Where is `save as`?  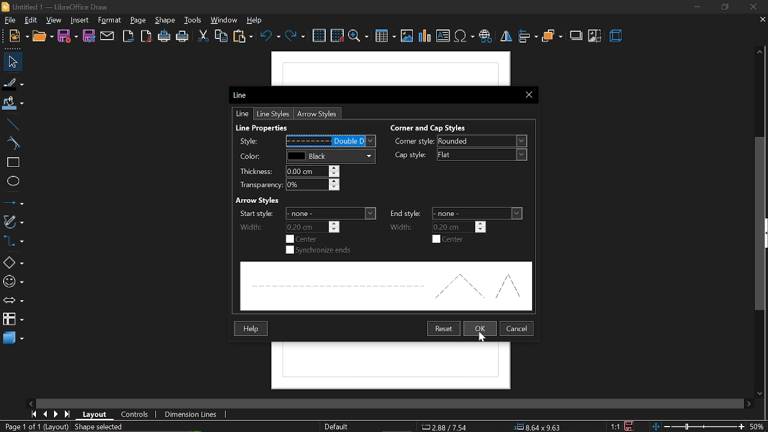 save as is located at coordinates (89, 37).